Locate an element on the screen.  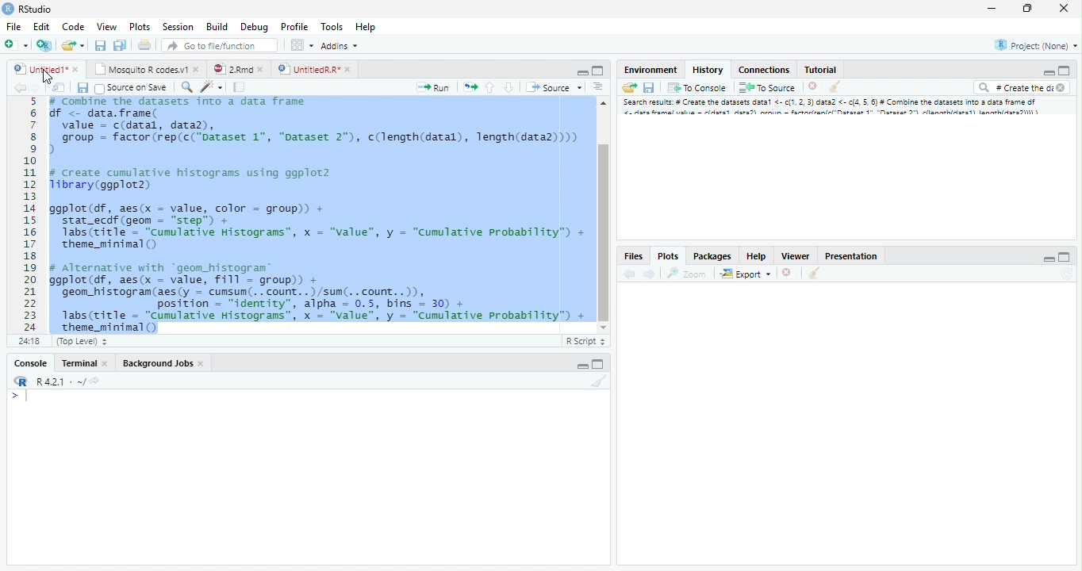
Delete  is located at coordinates (787, 271).